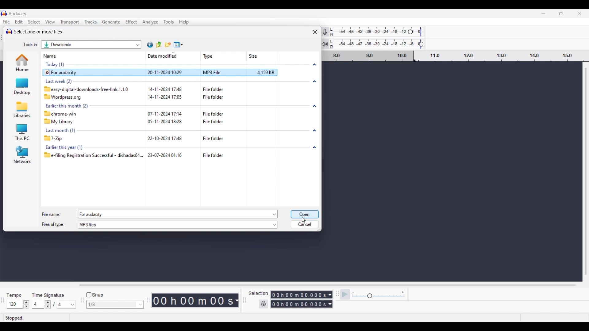 The image size is (589, 331). Describe the element at coordinates (34, 22) in the screenshot. I see `Select menu` at that location.